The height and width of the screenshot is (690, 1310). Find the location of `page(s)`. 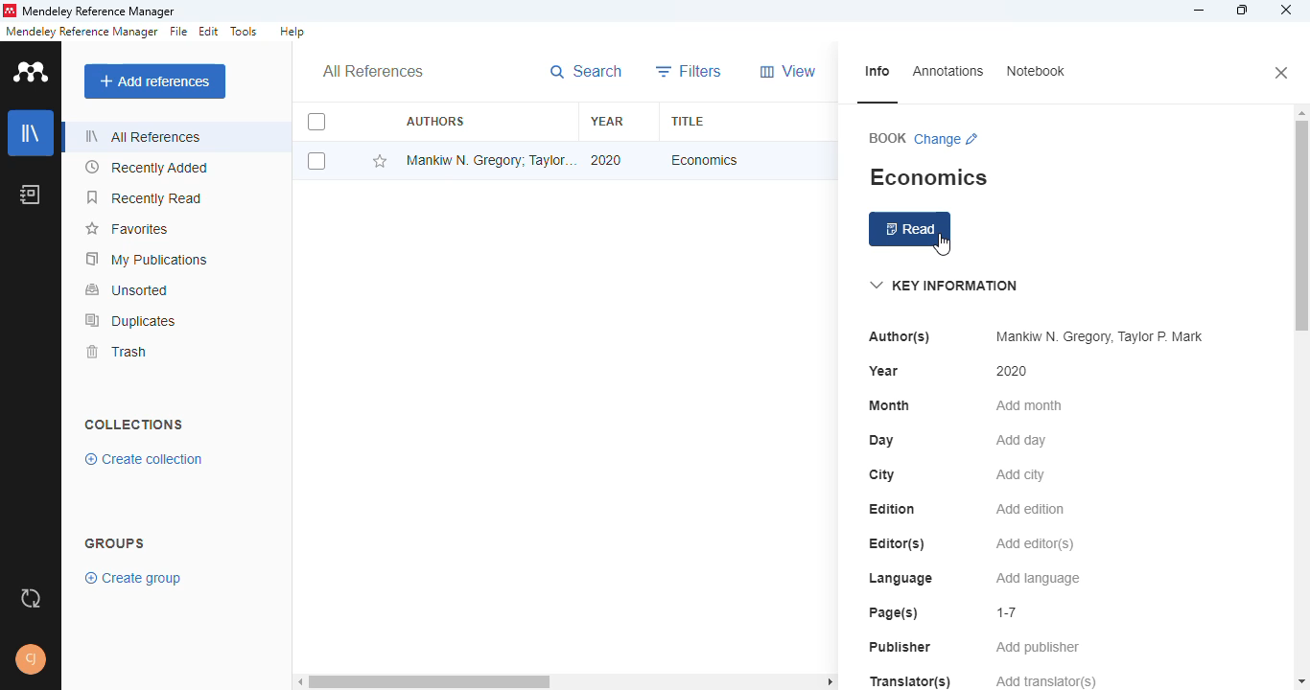

page(s) is located at coordinates (893, 614).